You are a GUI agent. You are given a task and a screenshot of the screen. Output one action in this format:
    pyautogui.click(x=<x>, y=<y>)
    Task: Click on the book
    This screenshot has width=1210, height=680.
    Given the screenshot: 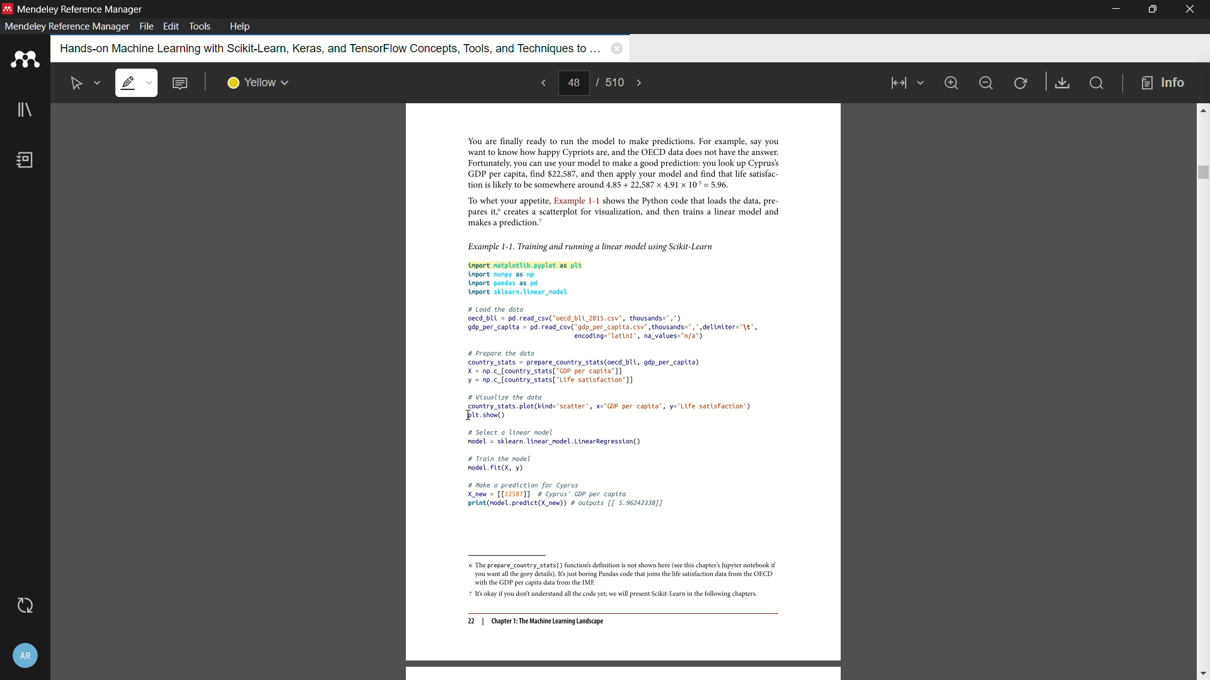 What is the action you would take?
    pyautogui.click(x=26, y=160)
    